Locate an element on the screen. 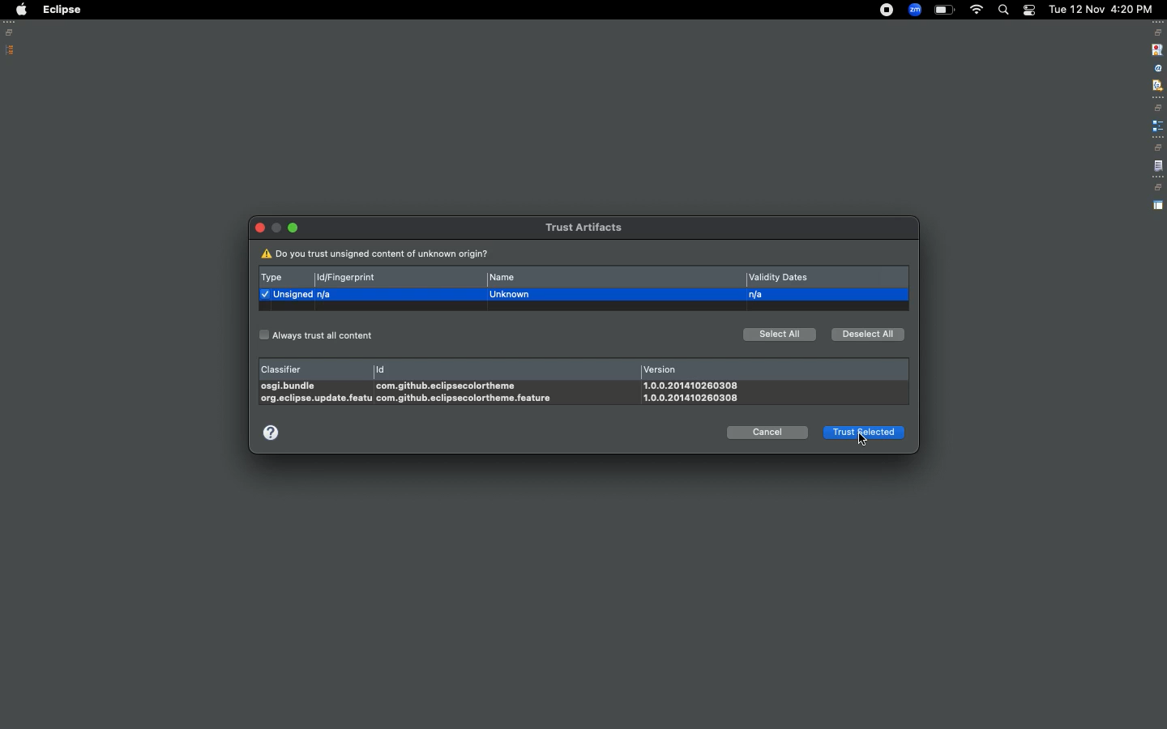  Apple logo is located at coordinates (20, 10).